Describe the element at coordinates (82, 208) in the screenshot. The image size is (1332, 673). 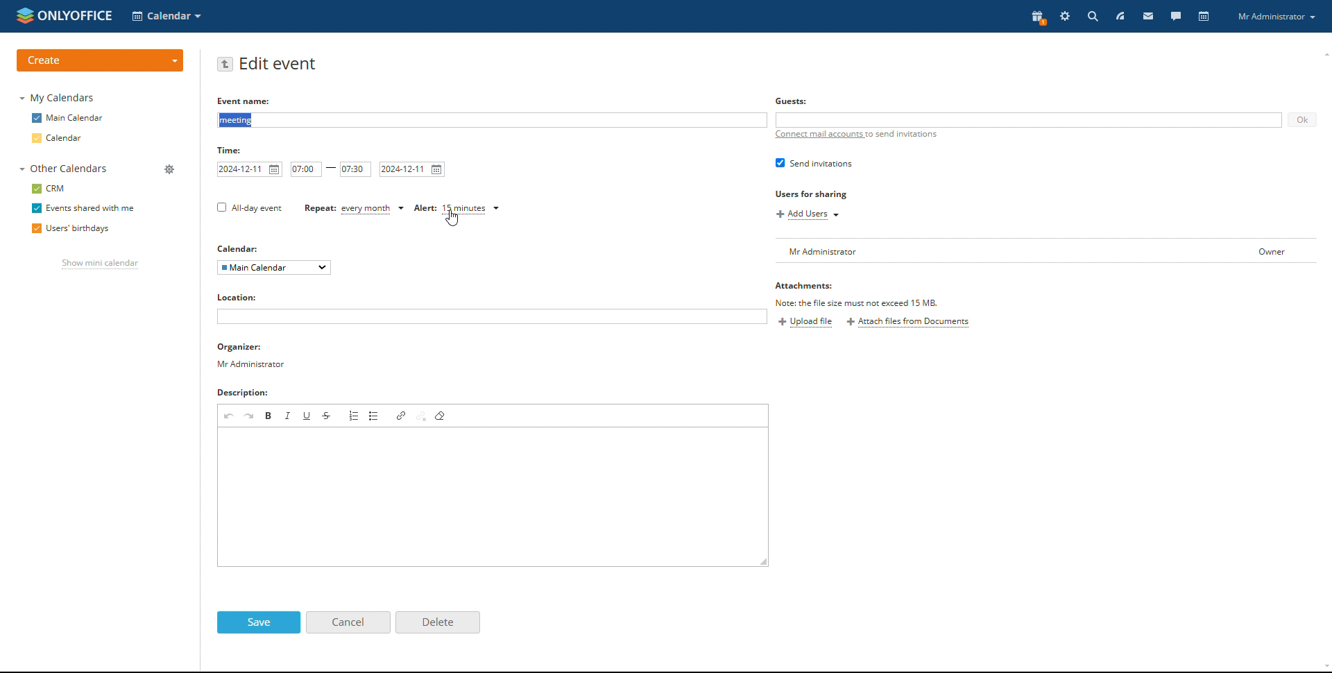
I see `events shared with me` at that location.